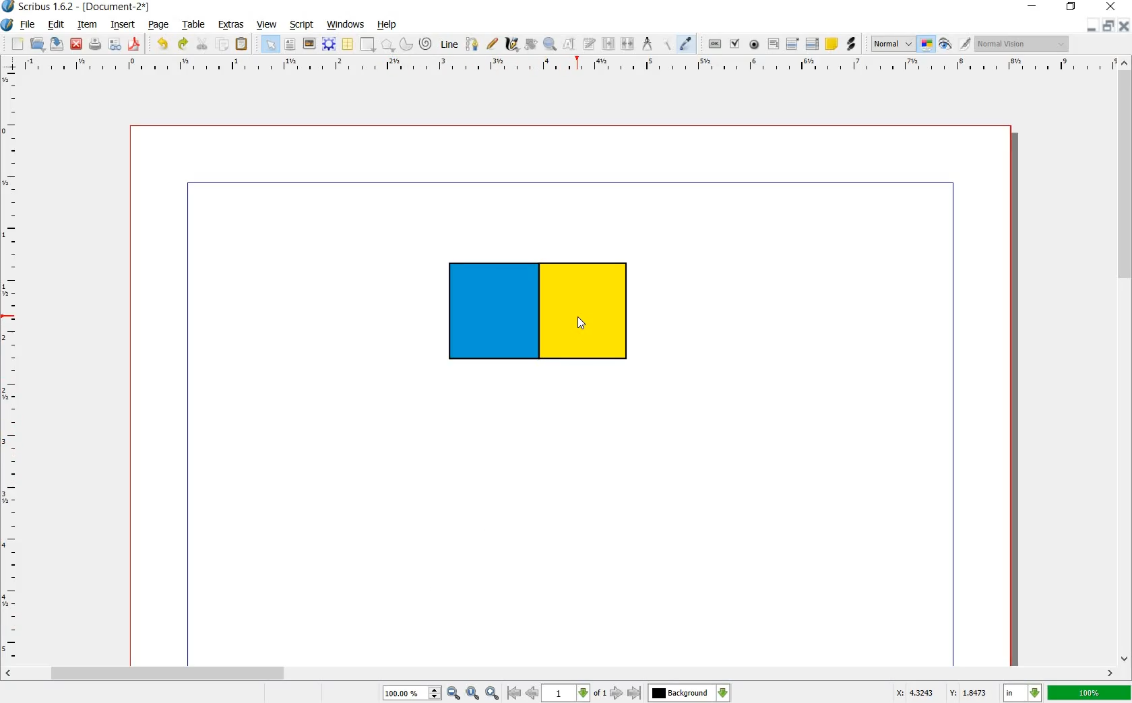 Image resolution: width=1132 pixels, height=703 pixels. Describe the element at coordinates (893, 44) in the screenshot. I see `normal` at that location.